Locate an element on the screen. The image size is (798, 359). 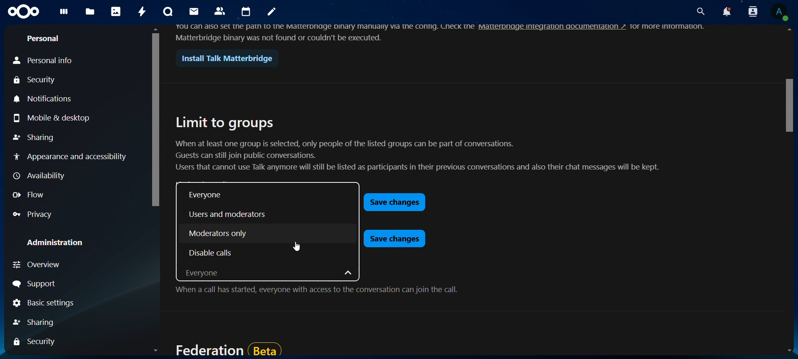
search contacts is located at coordinates (753, 13).